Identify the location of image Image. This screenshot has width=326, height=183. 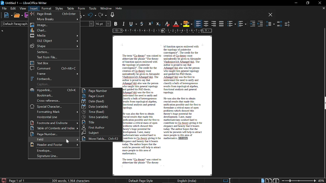
(55, 25).